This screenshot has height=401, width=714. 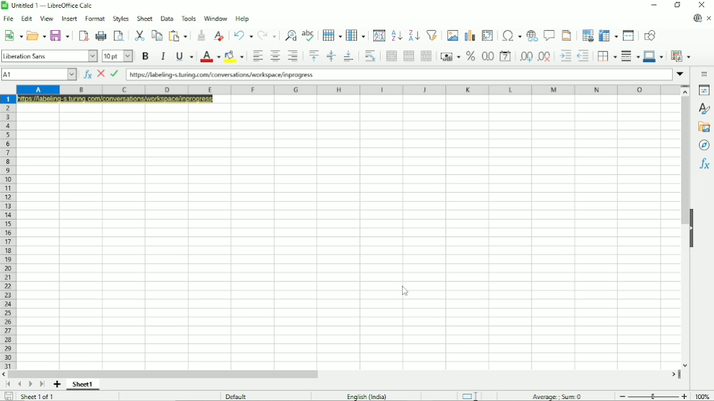 I want to click on Split window, so click(x=629, y=36).